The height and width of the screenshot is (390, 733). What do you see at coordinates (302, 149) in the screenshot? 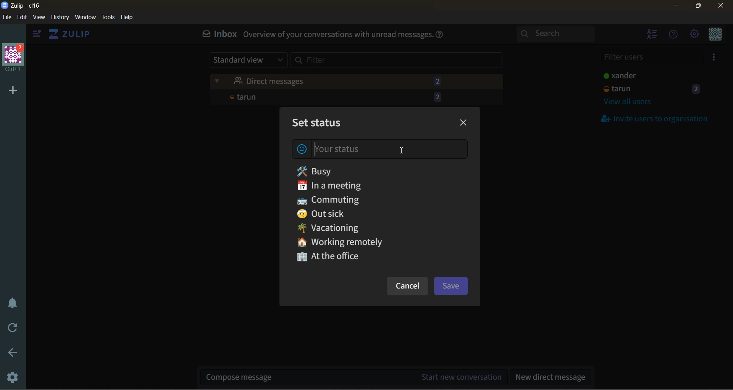
I see `add emoji` at bounding box center [302, 149].